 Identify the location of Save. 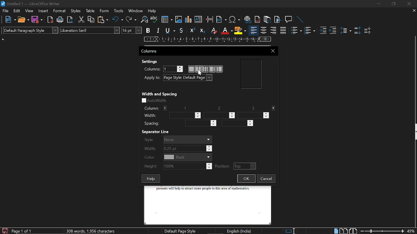
(37, 20).